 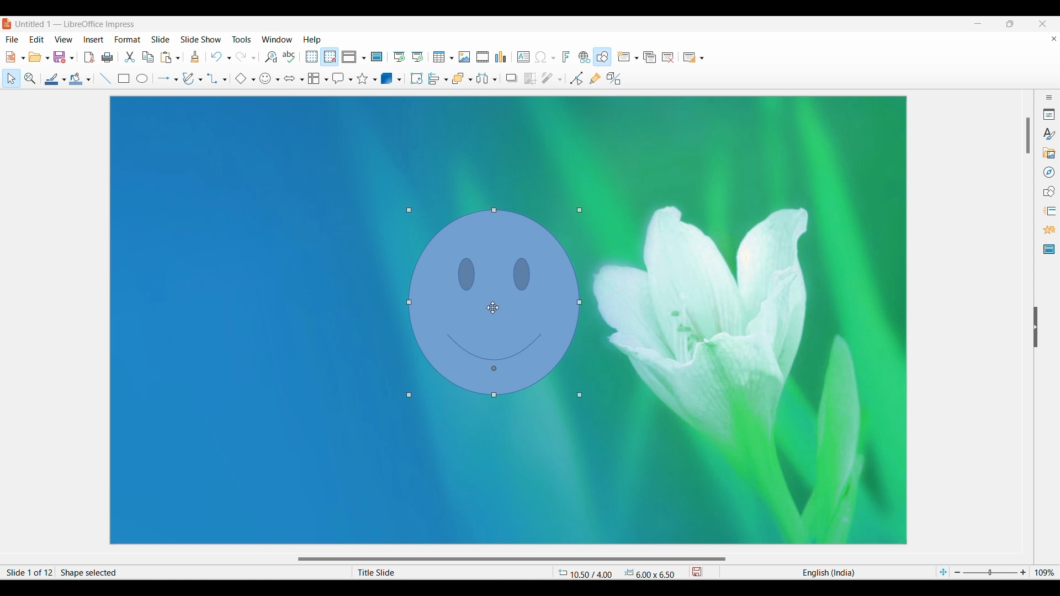 What do you see at coordinates (229, 58) in the screenshot?
I see `Undo specific action` at bounding box center [229, 58].